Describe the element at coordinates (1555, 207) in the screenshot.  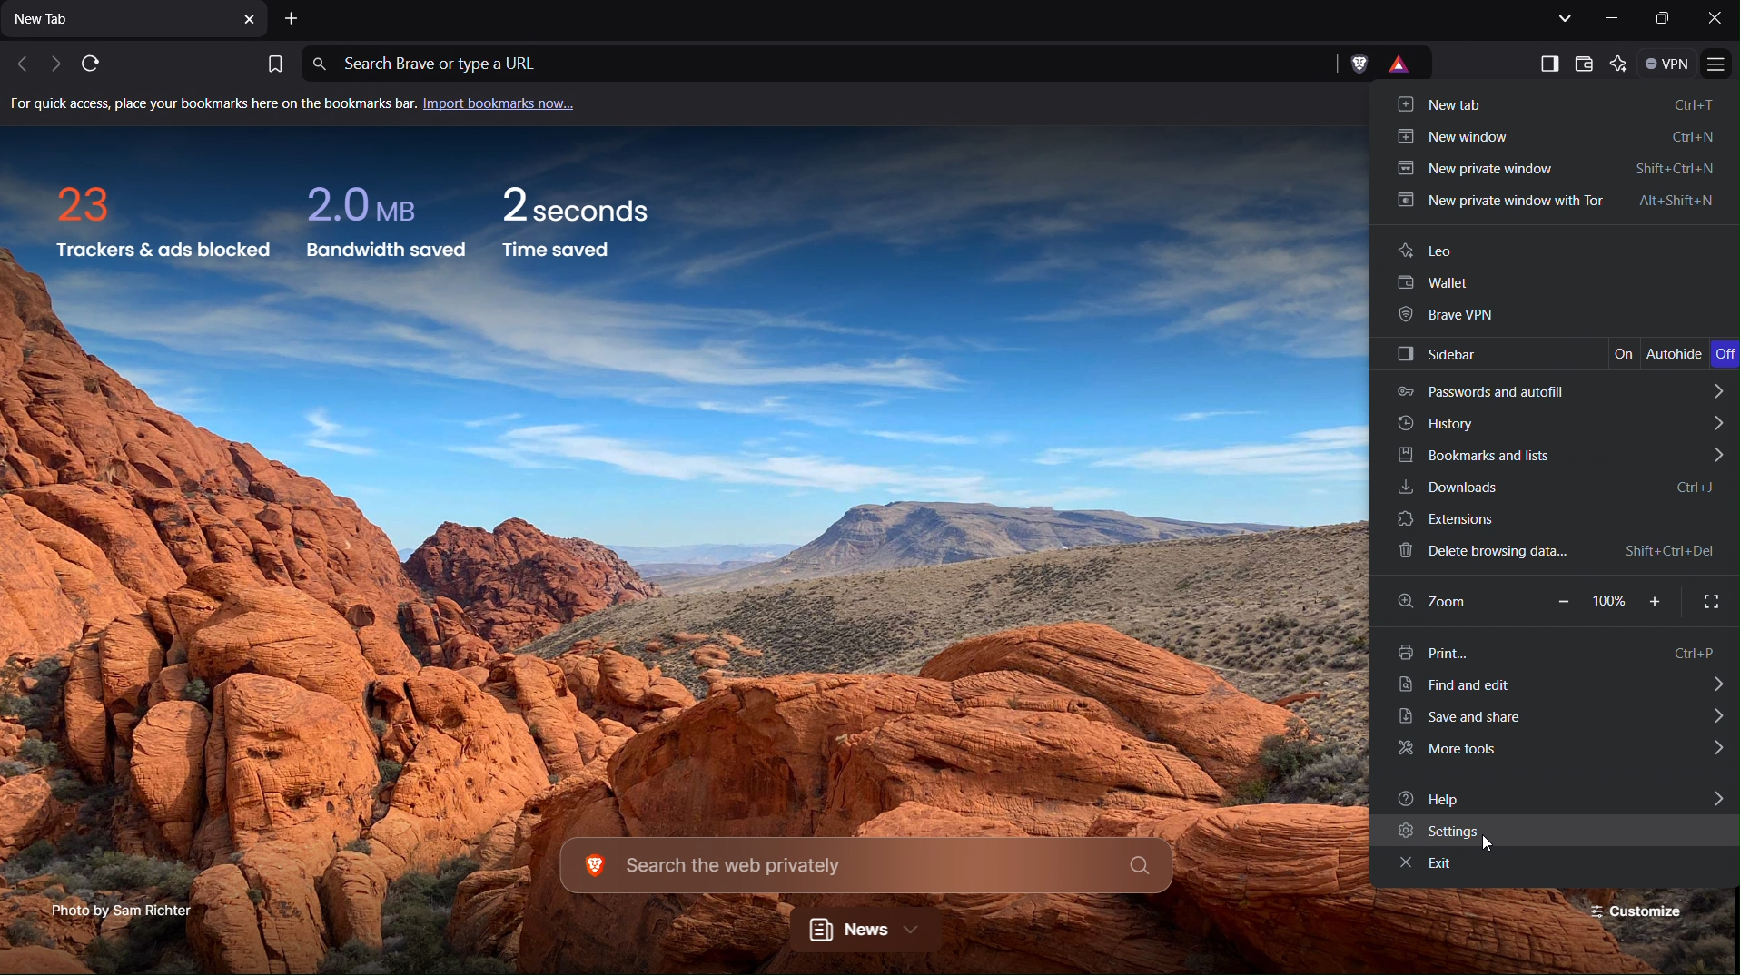
I see `New private window with Tor` at that location.